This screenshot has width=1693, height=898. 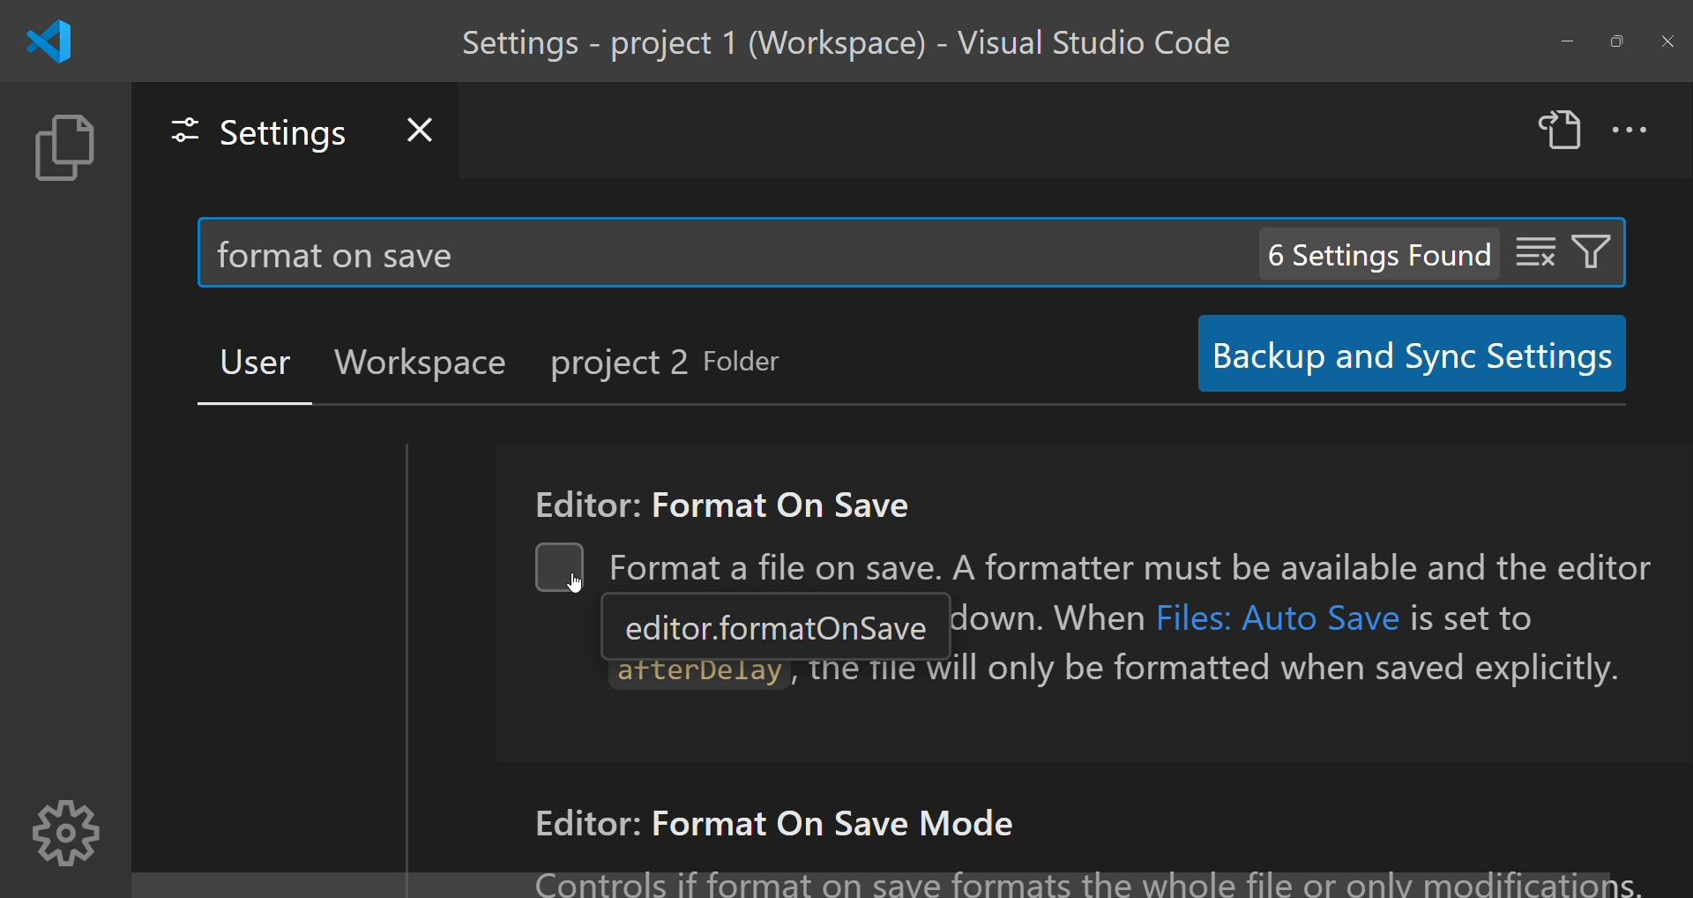 I want to click on Editor: format on save, so click(x=714, y=498).